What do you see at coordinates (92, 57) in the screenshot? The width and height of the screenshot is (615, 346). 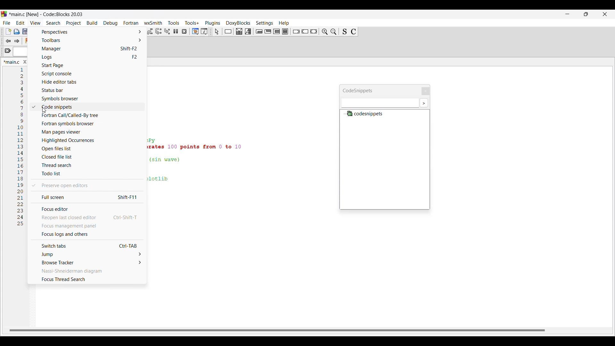 I see `Logs` at bounding box center [92, 57].